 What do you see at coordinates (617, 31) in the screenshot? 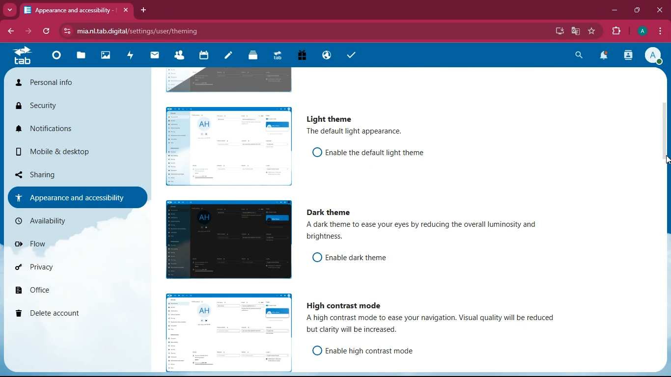
I see `extension` at bounding box center [617, 31].